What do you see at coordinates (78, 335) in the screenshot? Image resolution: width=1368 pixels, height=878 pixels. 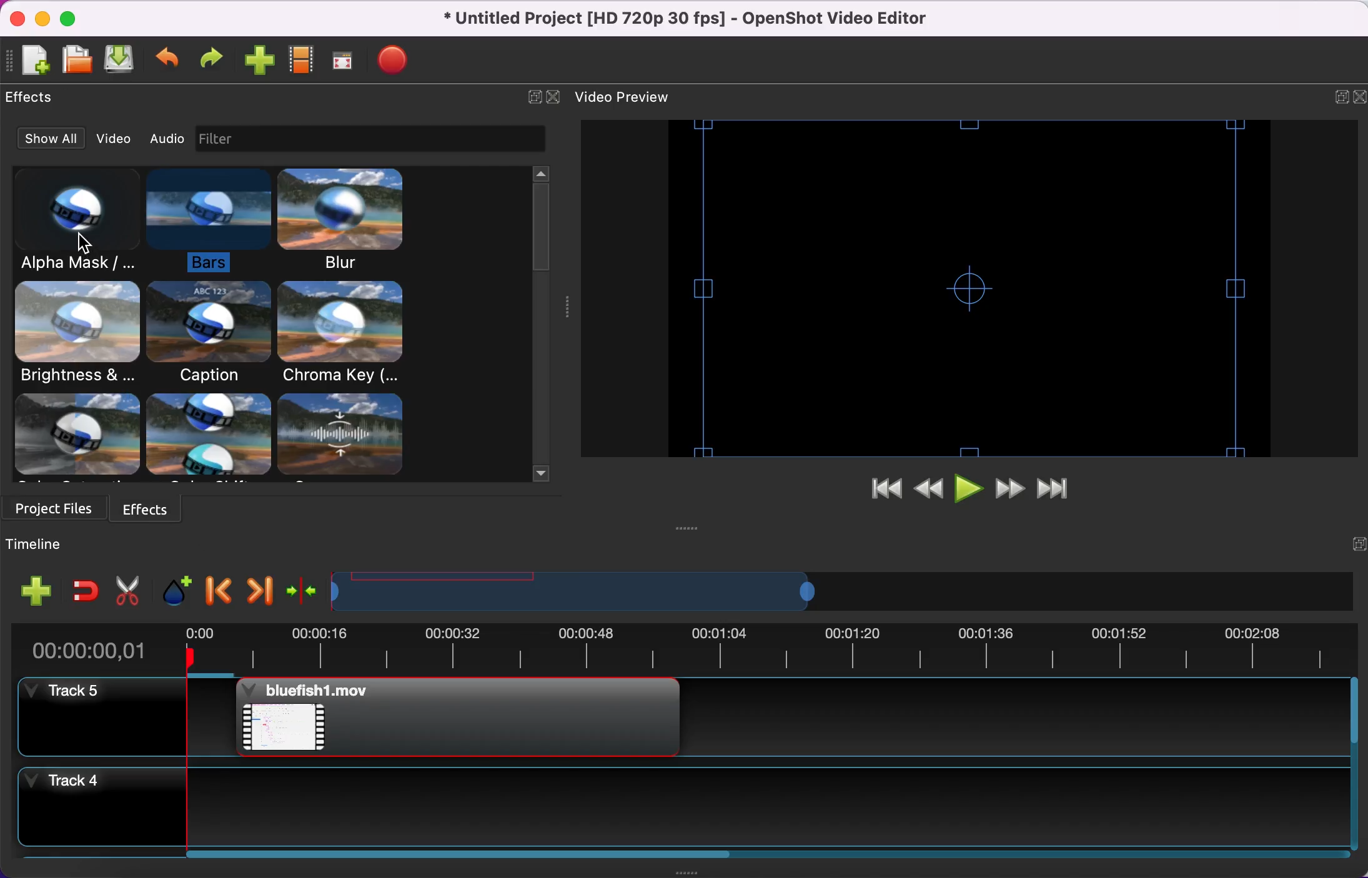 I see `brightness` at bounding box center [78, 335].